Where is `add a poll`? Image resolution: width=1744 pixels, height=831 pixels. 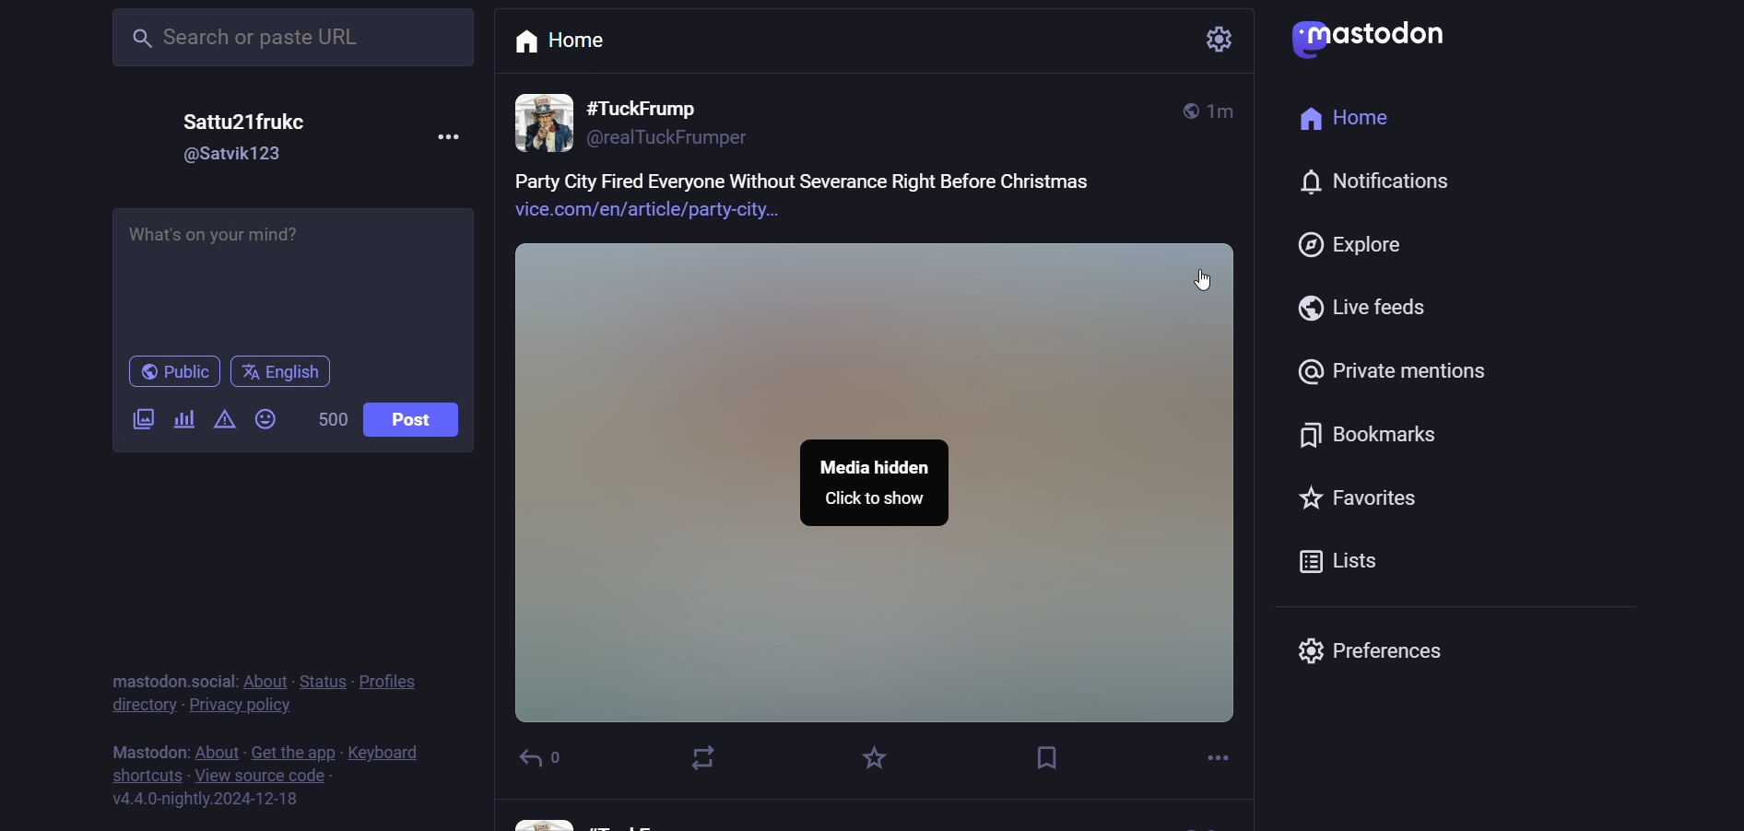
add a poll is located at coordinates (183, 416).